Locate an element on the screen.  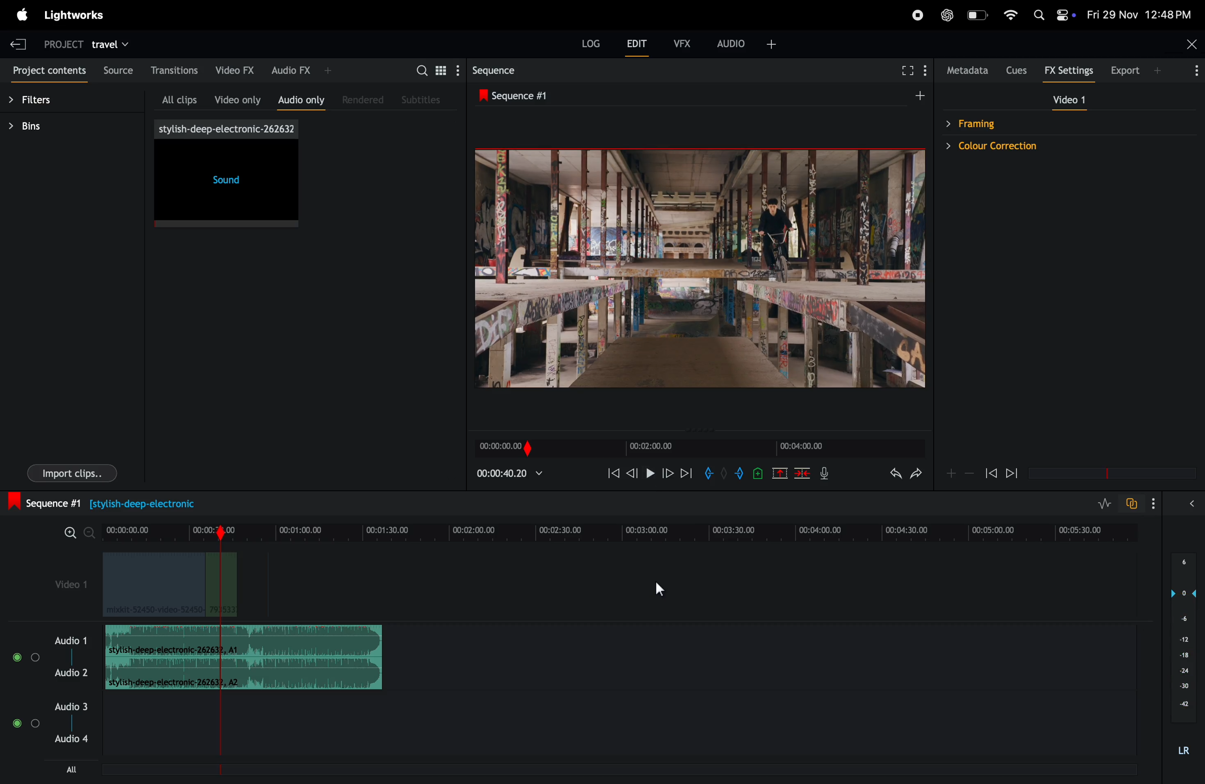
framing is located at coordinates (982, 123).